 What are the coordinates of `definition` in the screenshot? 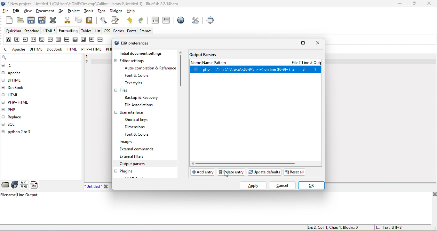 It's located at (60, 40).